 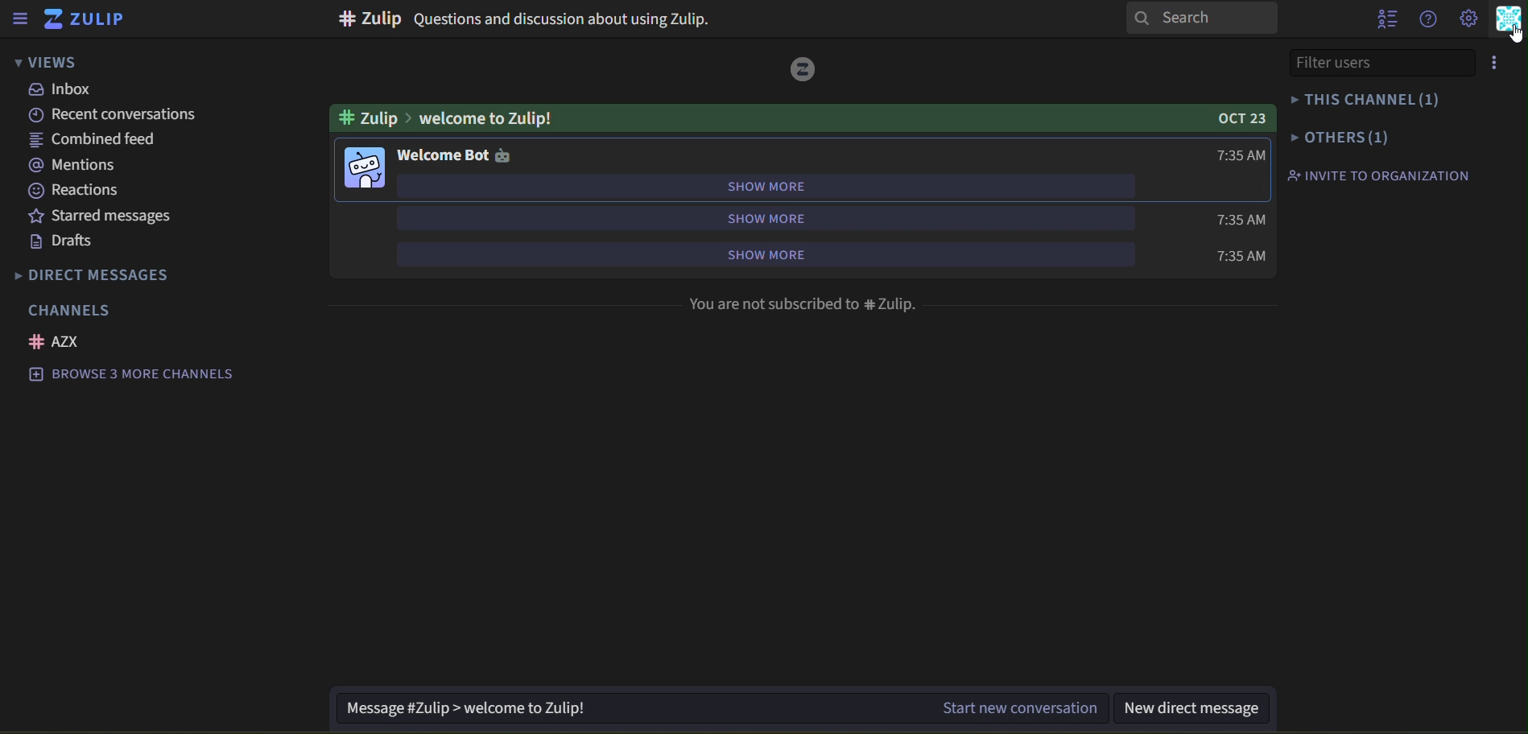 I want to click on search, so click(x=1203, y=19).